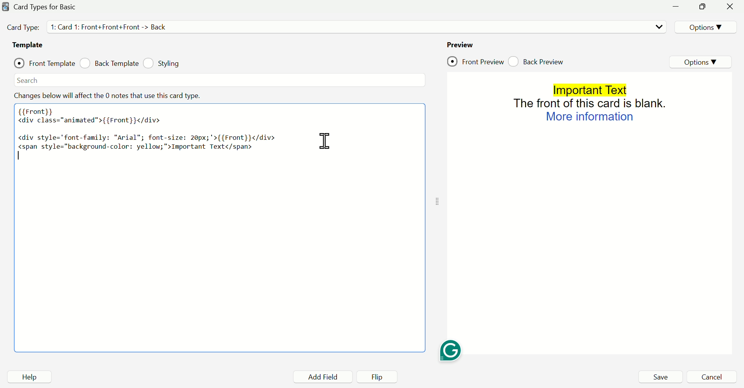 The width and height of the screenshot is (744, 388). I want to click on Add Field, so click(318, 376).